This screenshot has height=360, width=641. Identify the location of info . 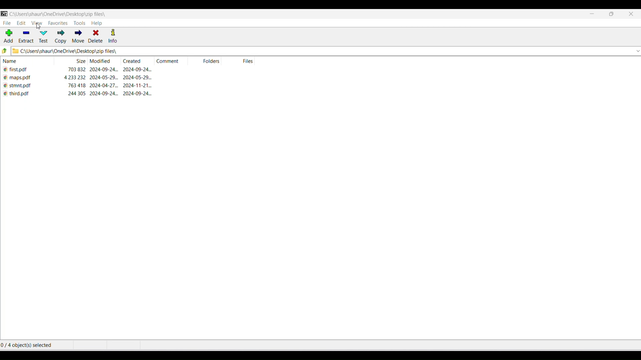
(114, 36).